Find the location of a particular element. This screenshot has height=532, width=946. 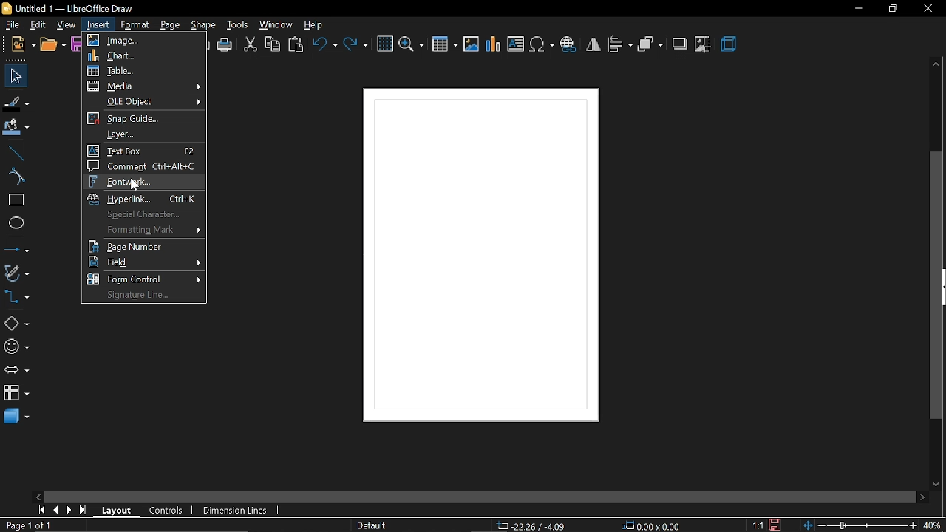

layout is located at coordinates (115, 510).